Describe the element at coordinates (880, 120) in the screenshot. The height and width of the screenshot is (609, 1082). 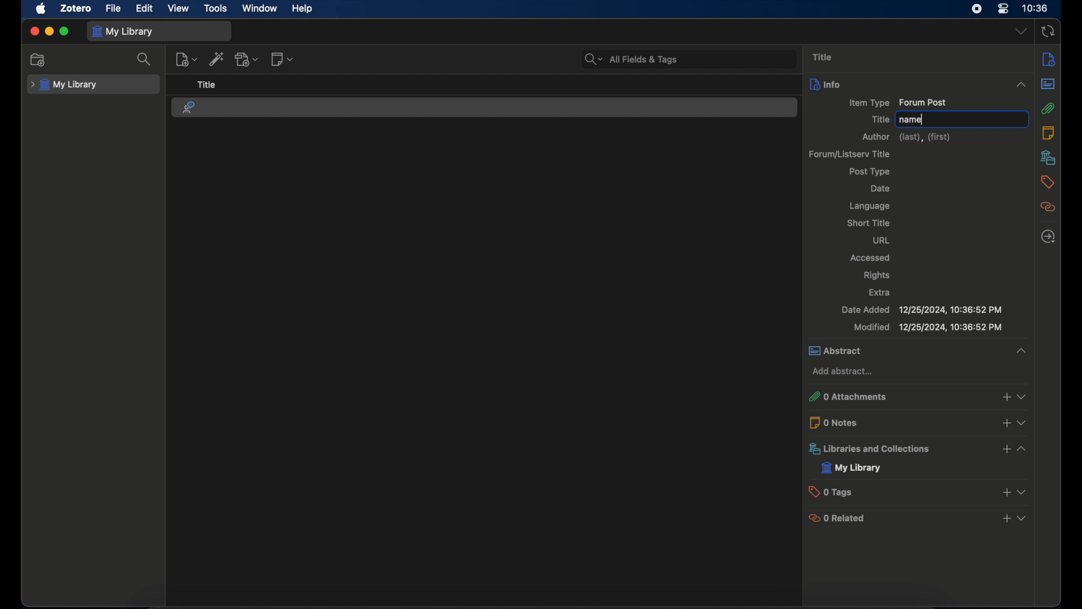
I see `title` at that location.